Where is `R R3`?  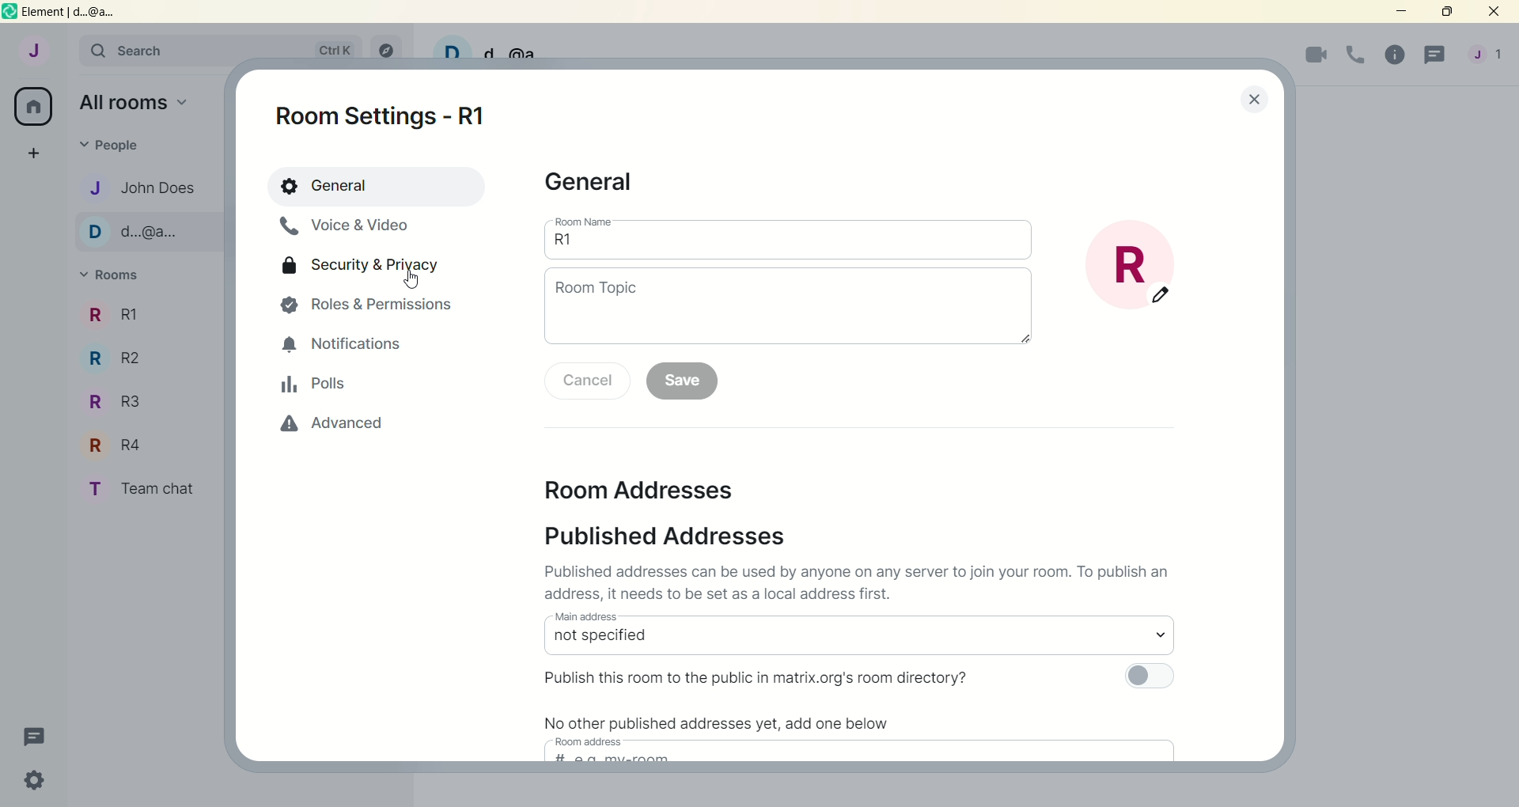 R R3 is located at coordinates (127, 406).